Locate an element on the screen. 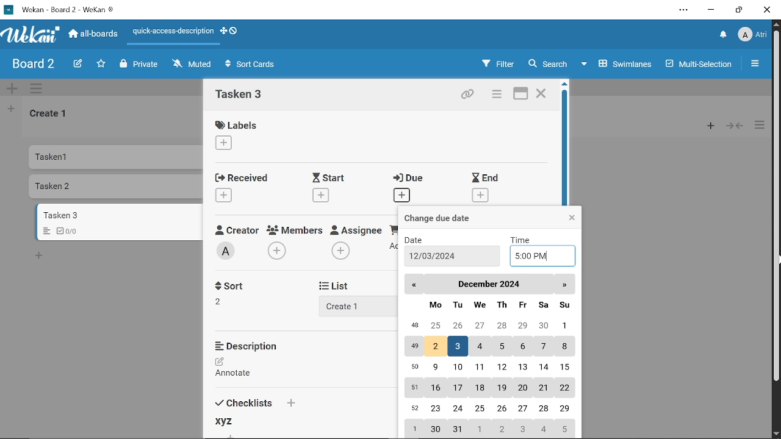 The width and height of the screenshot is (781, 439). Current board is located at coordinates (32, 65).